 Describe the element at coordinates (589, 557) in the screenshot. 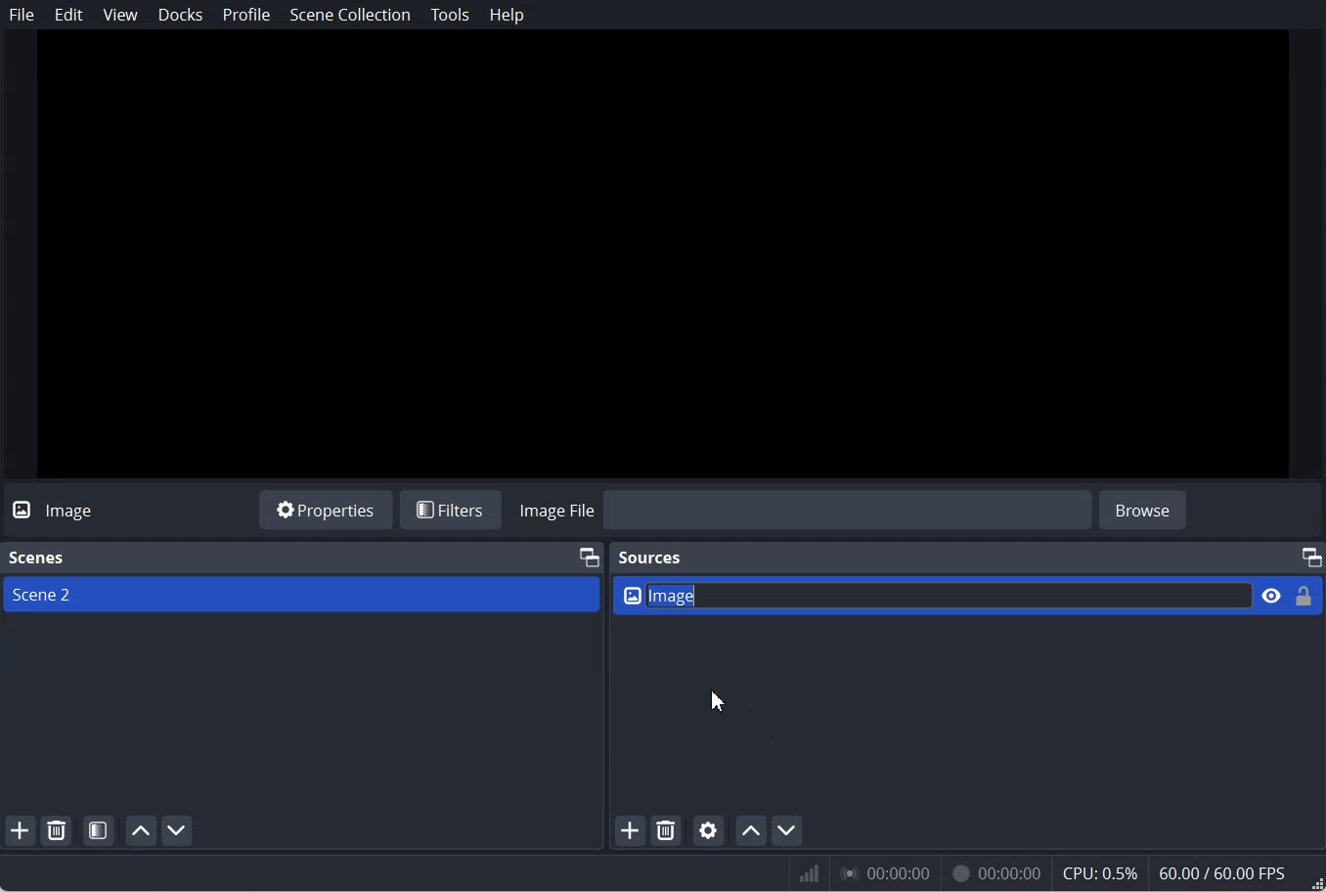

I see `Maximum` at that location.